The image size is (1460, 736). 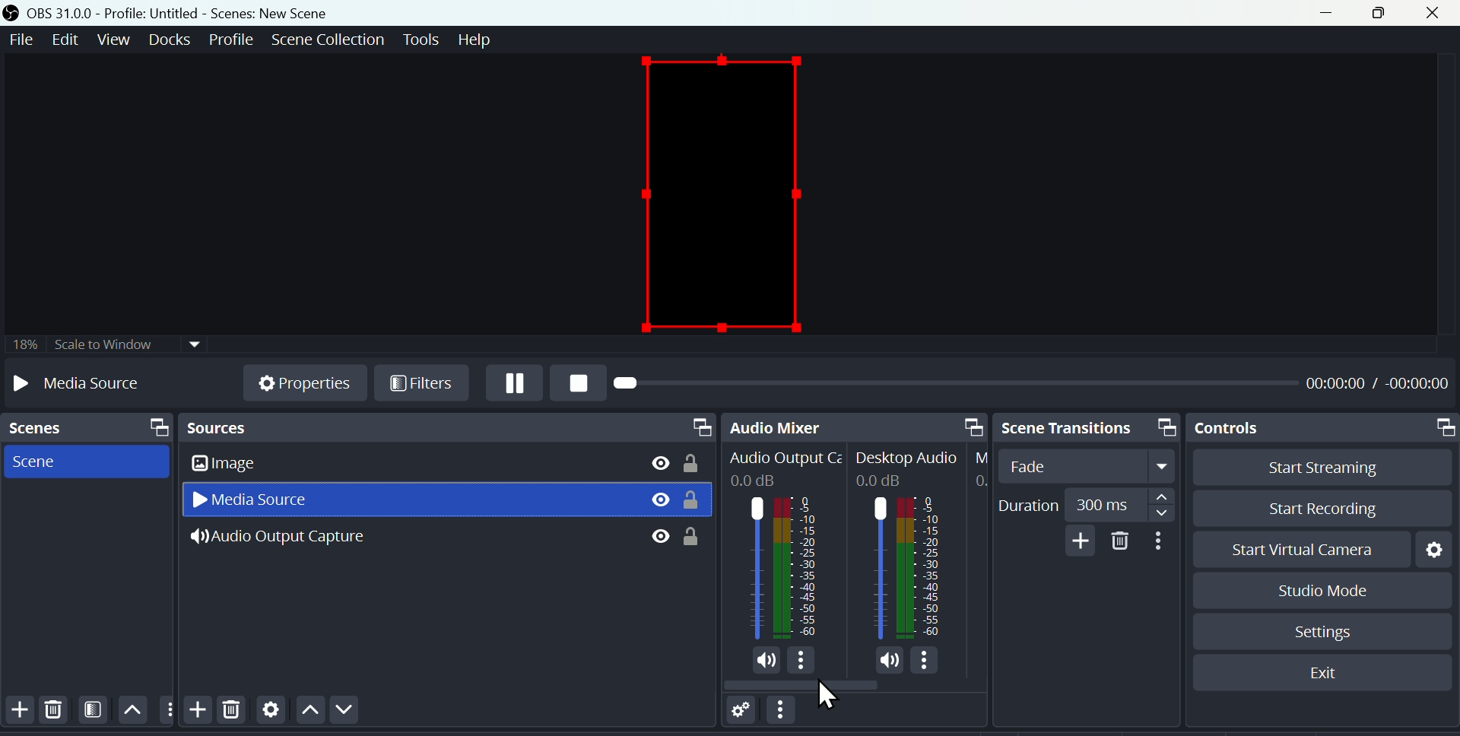 What do you see at coordinates (1312, 506) in the screenshot?
I see `Start recording` at bounding box center [1312, 506].